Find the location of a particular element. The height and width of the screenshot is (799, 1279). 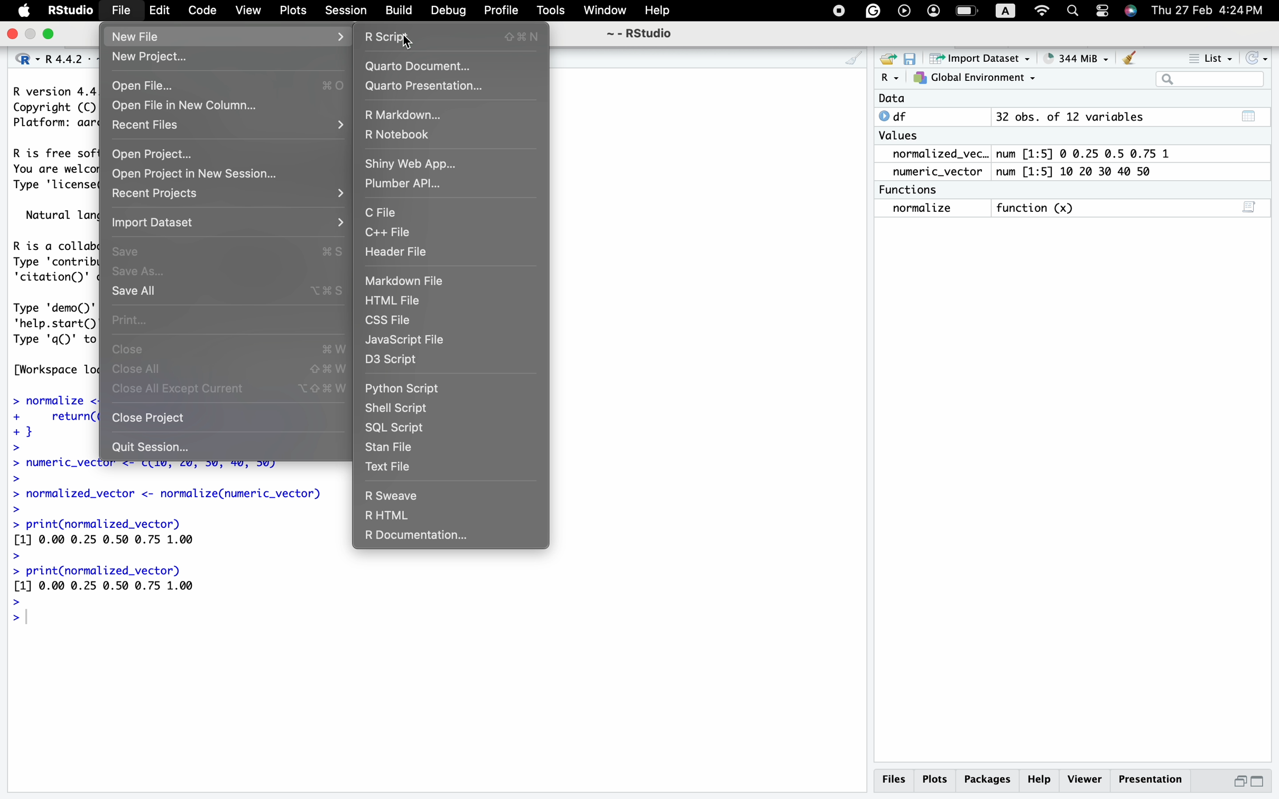

R Markdown... is located at coordinates (402, 116).